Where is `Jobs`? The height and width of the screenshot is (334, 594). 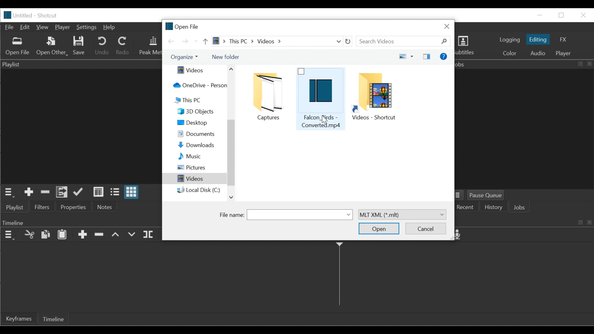
Jobs is located at coordinates (521, 208).